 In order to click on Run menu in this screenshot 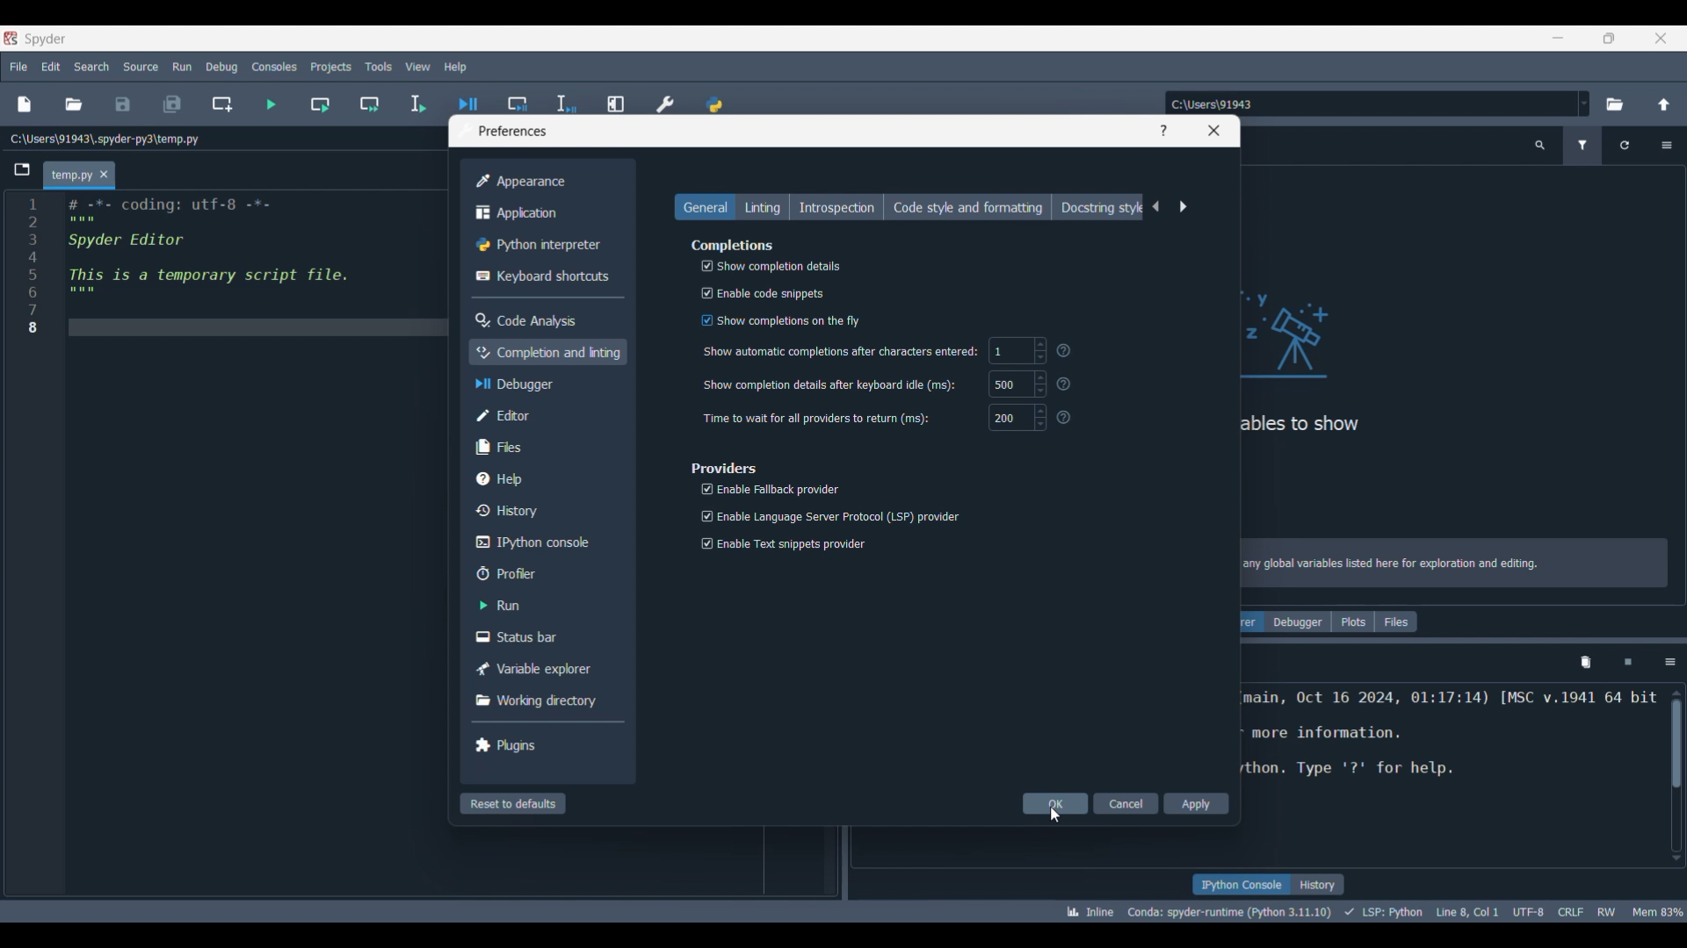, I will do `click(182, 66)`.